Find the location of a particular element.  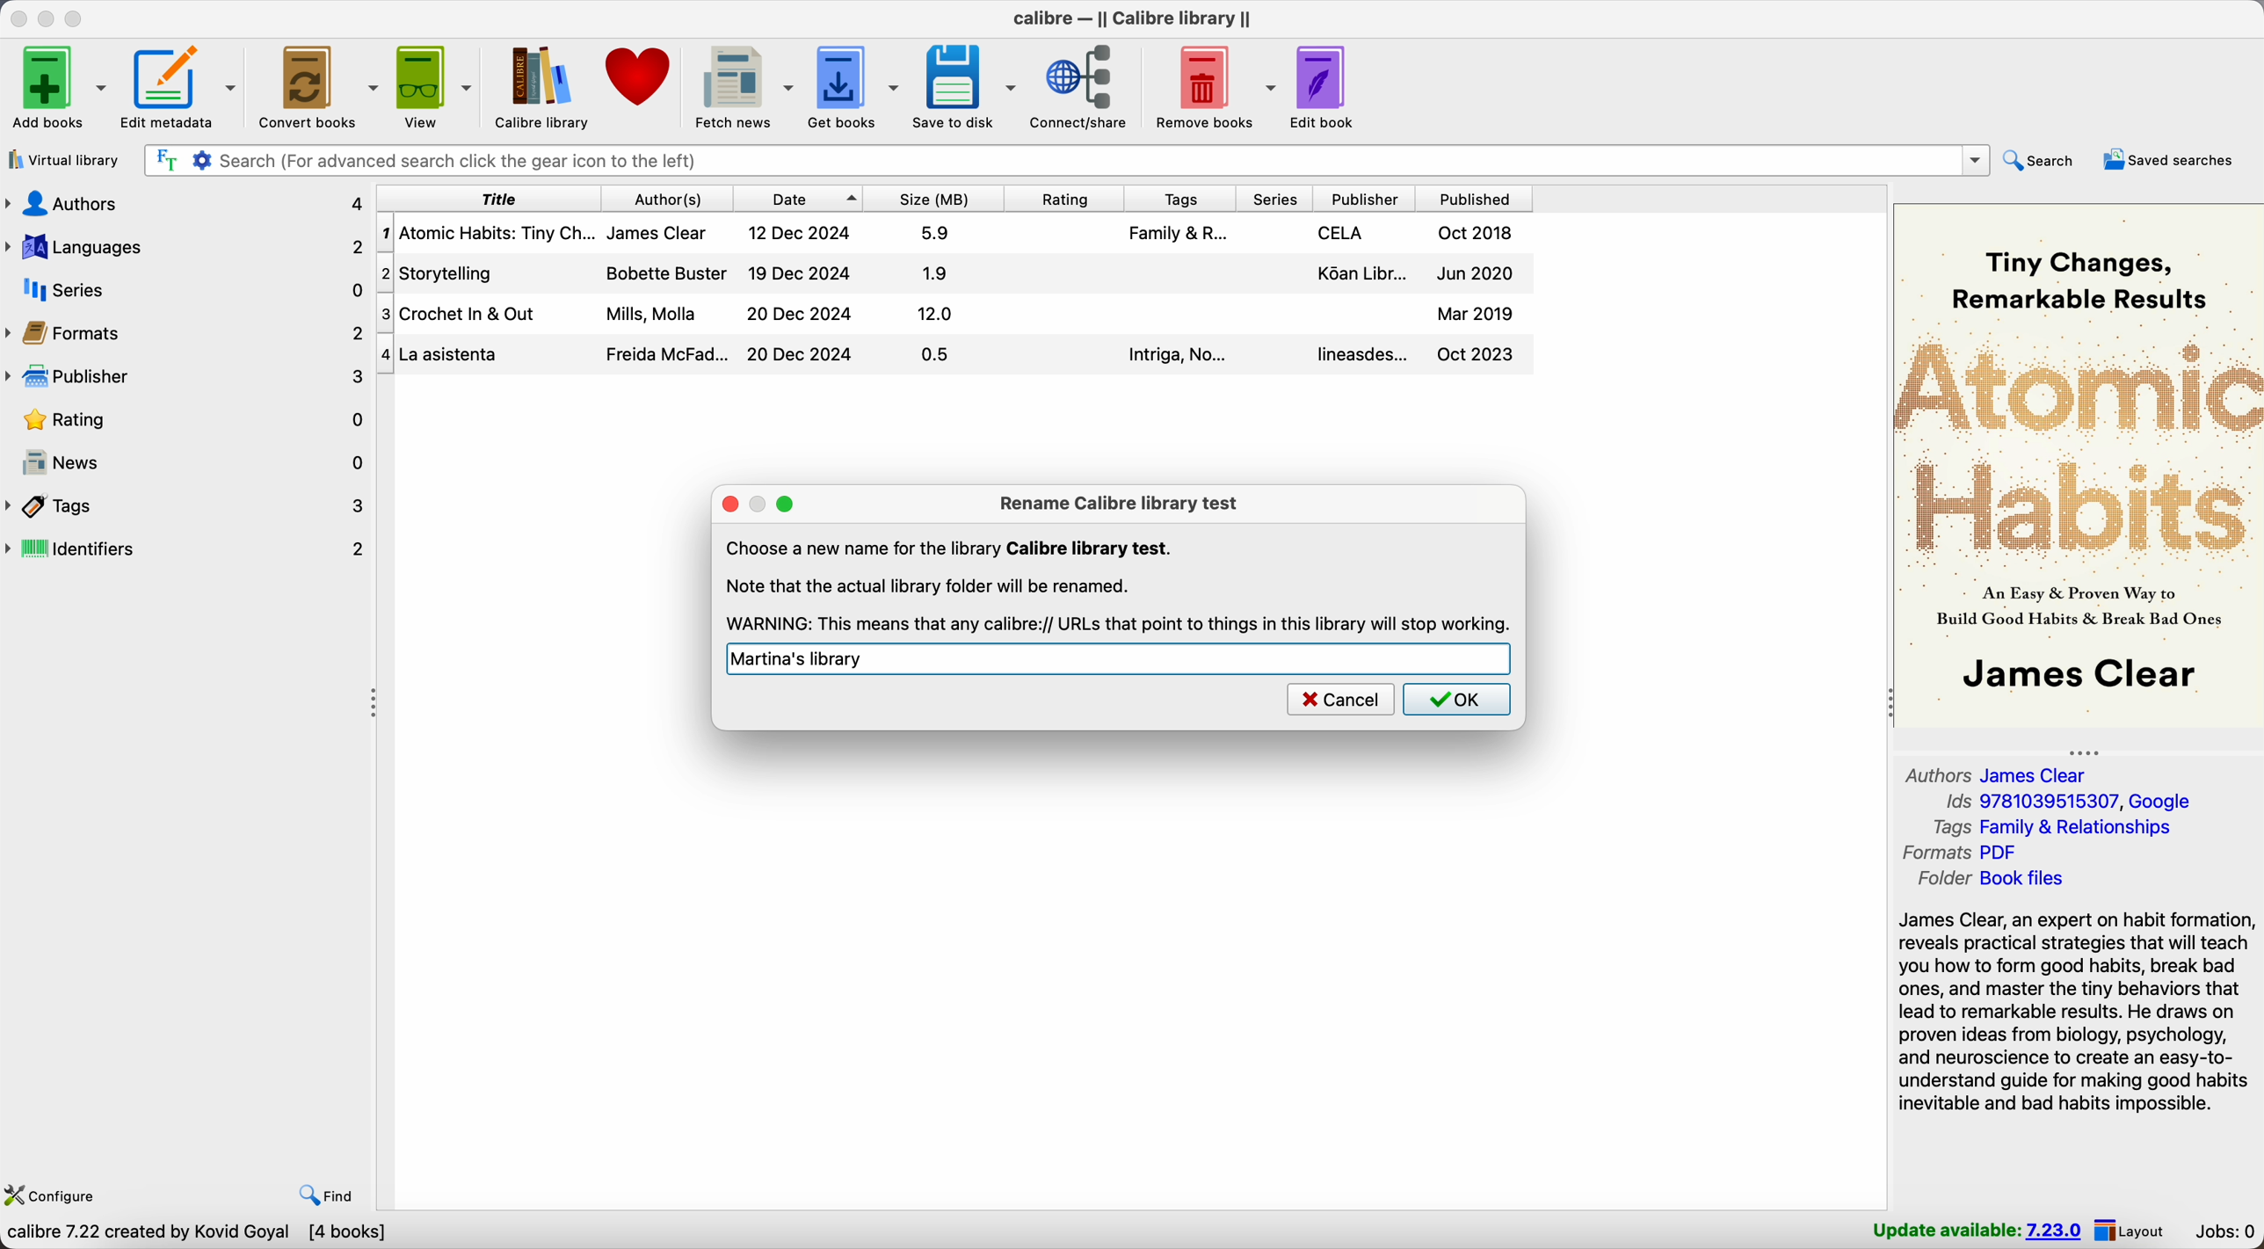

tags Family & Relationships is located at coordinates (2057, 829).